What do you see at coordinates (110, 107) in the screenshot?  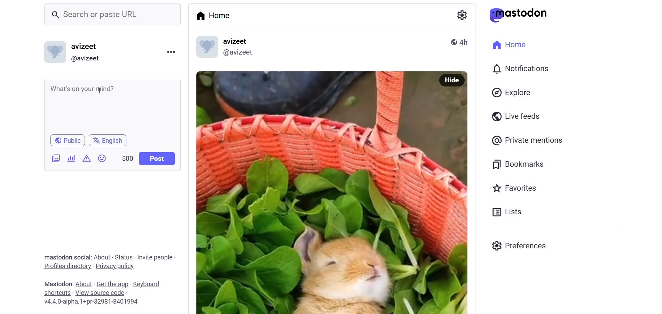 I see `What's on your mind` at bounding box center [110, 107].